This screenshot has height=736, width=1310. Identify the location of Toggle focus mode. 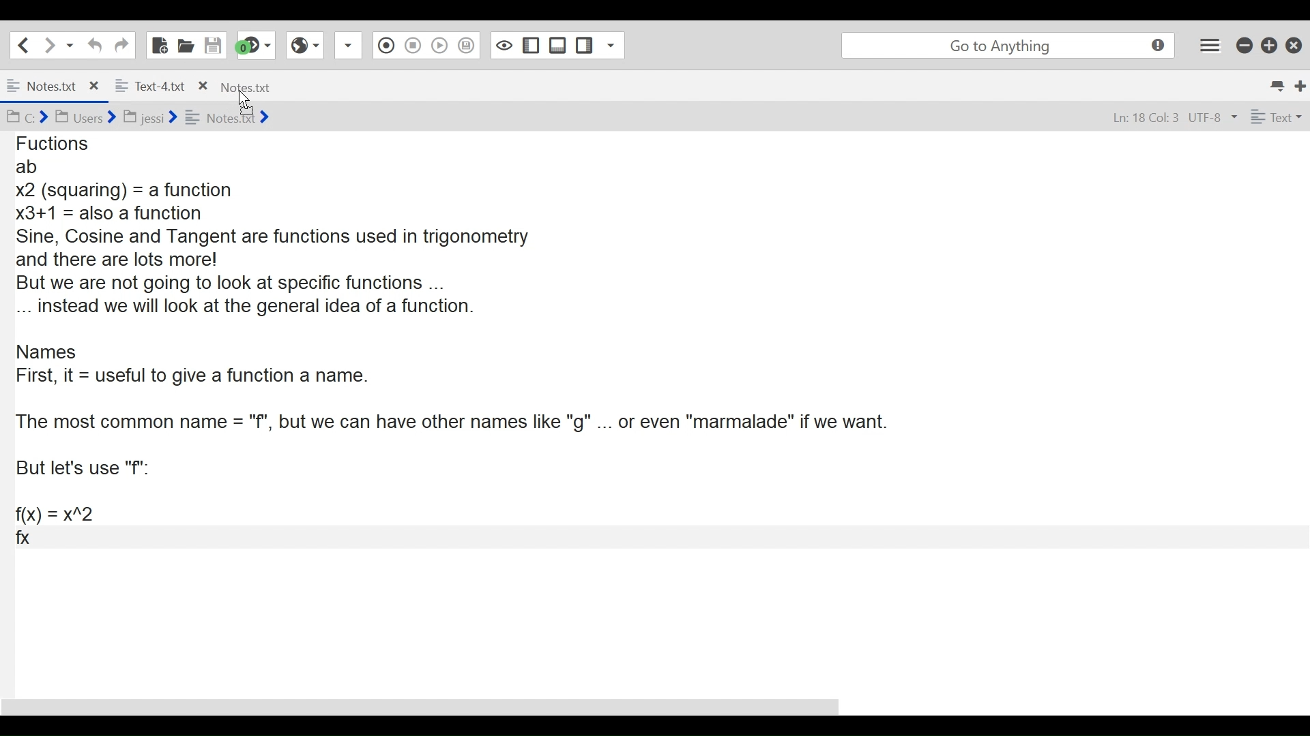
(502, 45).